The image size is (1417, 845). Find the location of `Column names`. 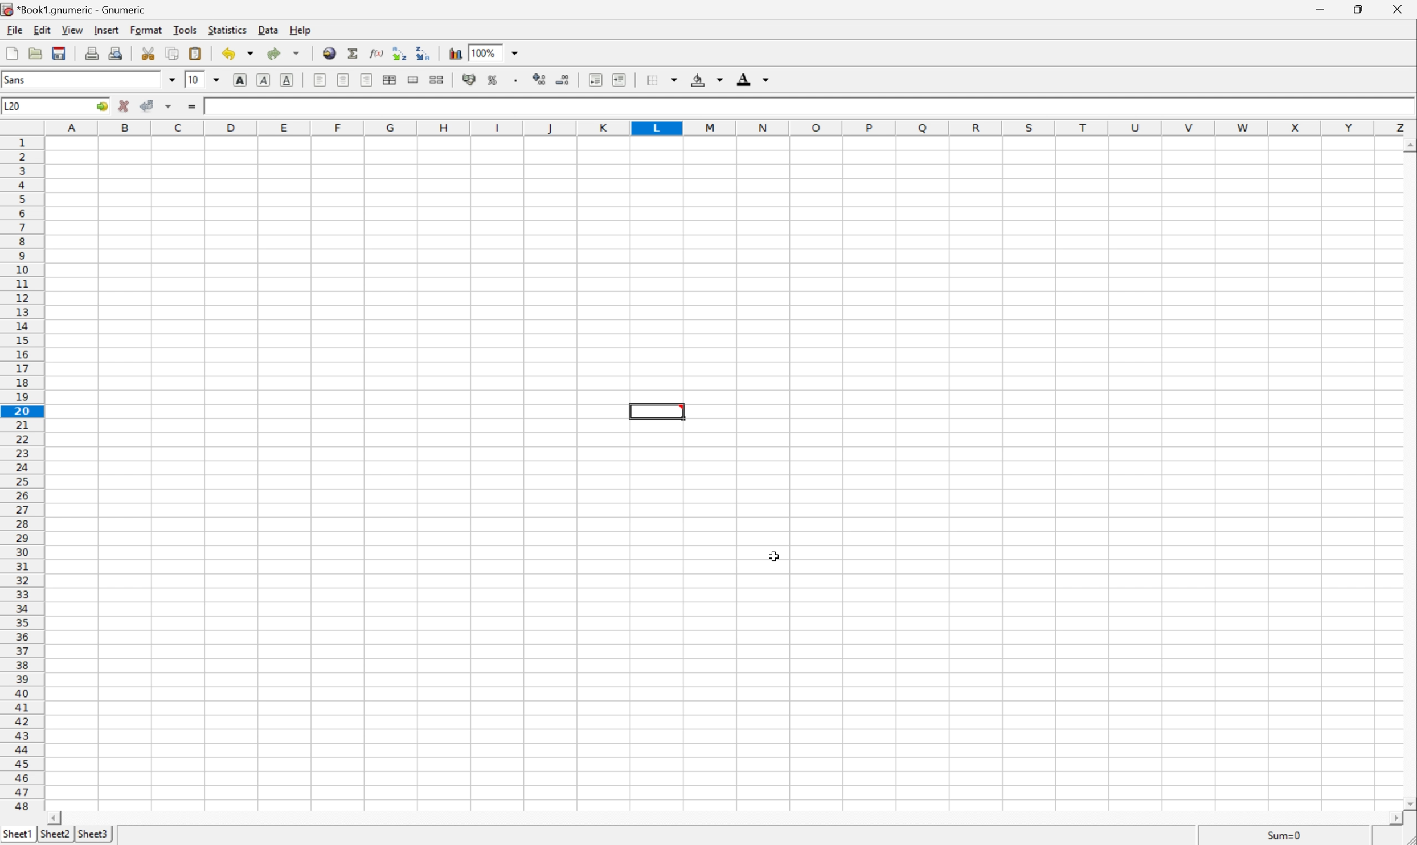

Column names is located at coordinates (731, 128).